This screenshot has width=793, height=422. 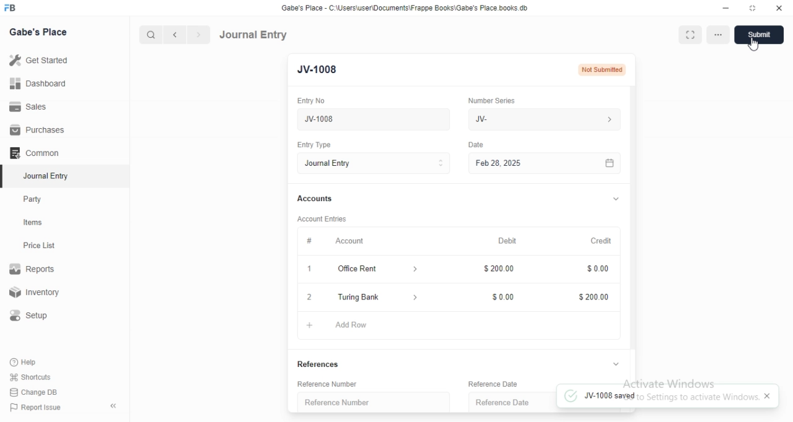 What do you see at coordinates (478, 144) in the screenshot?
I see `Date` at bounding box center [478, 144].